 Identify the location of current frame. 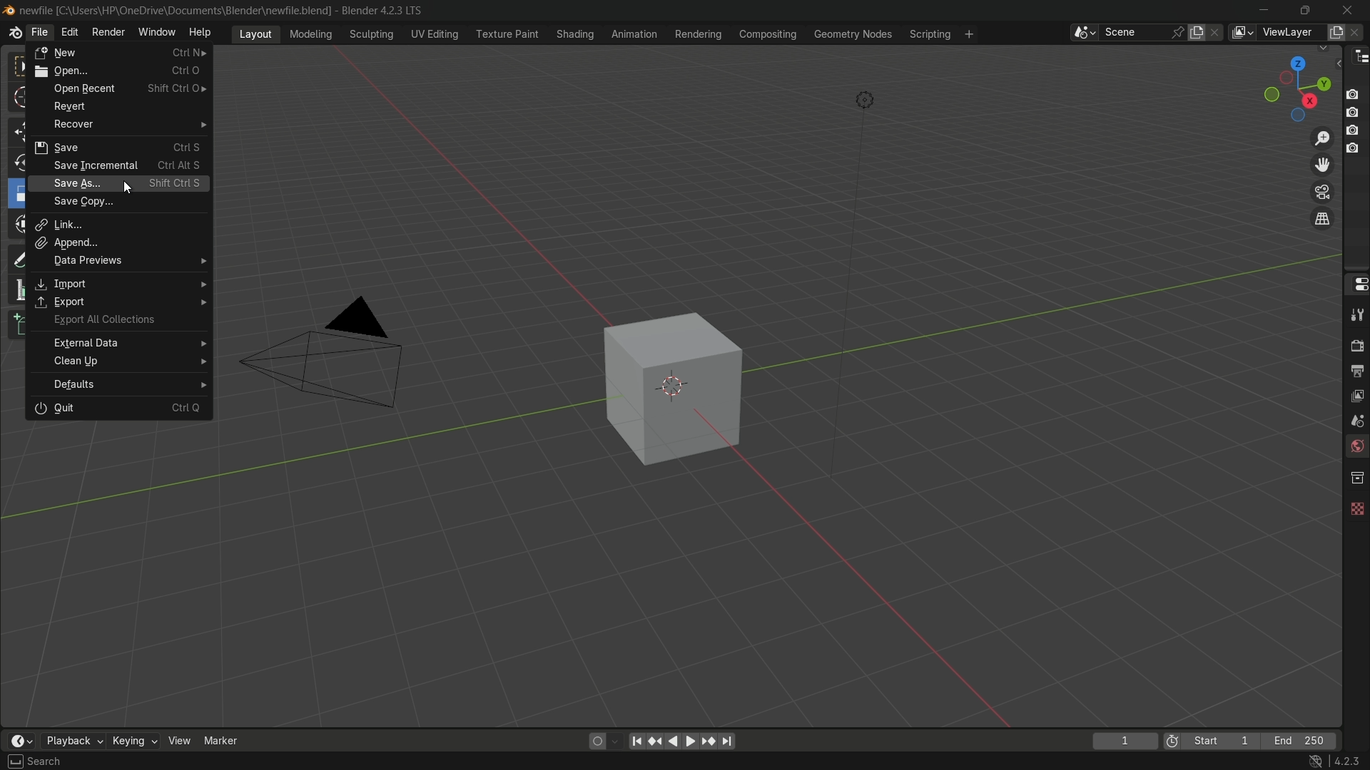
(1124, 741).